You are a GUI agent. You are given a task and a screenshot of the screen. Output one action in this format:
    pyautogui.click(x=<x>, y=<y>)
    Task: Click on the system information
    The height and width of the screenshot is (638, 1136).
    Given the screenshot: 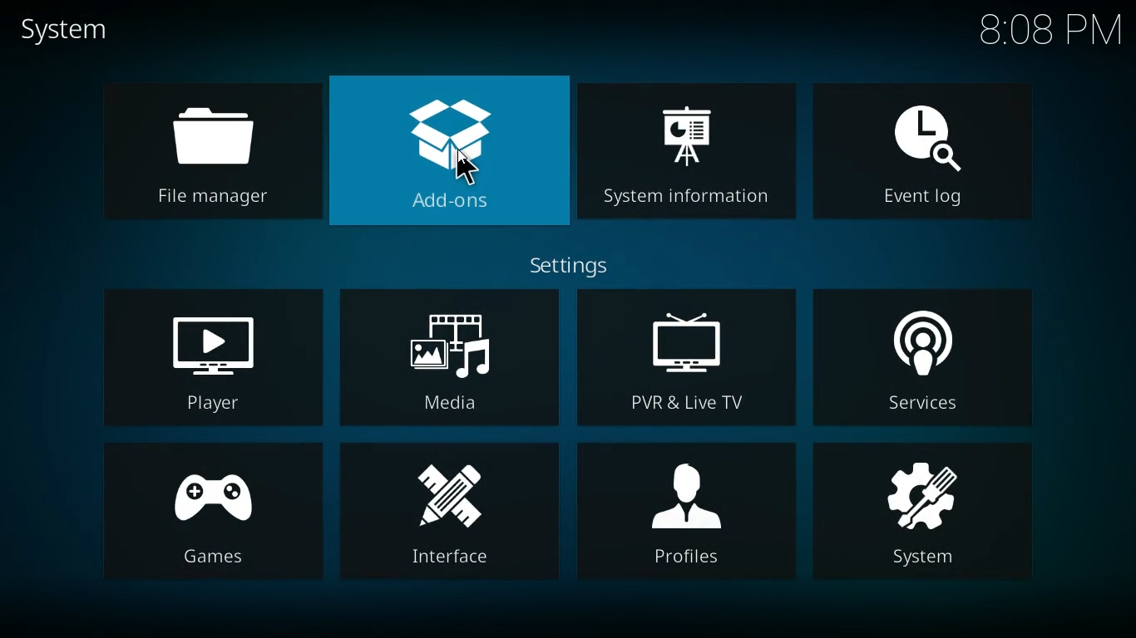 What is the action you would take?
    pyautogui.click(x=687, y=151)
    